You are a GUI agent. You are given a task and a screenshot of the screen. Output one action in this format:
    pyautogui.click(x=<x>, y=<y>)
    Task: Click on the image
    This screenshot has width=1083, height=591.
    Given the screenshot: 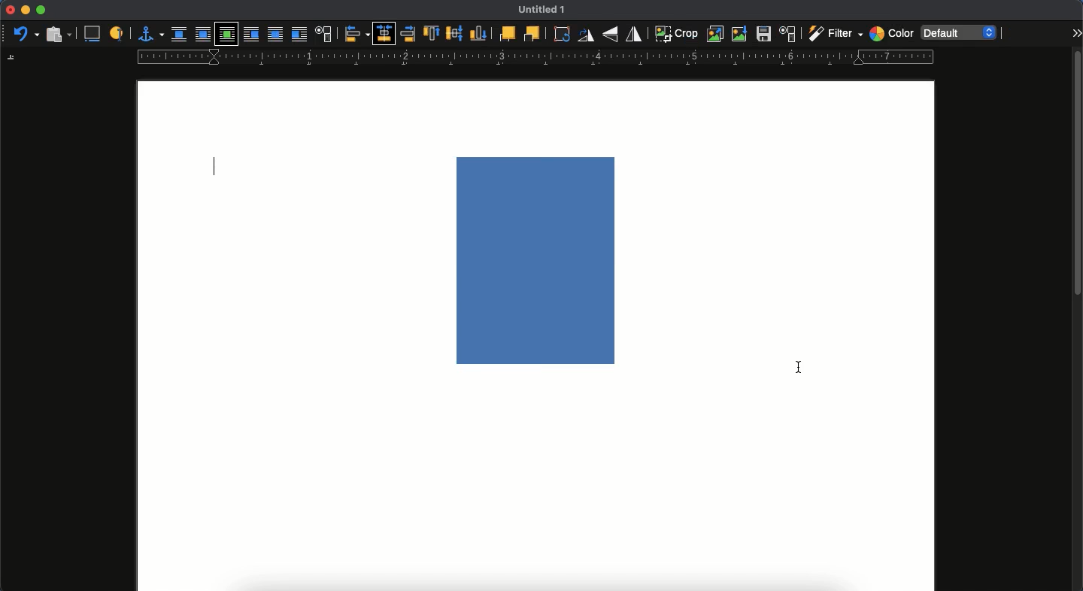 What is the action you would take?
    pyautogui.click(x=538, y=265)
    